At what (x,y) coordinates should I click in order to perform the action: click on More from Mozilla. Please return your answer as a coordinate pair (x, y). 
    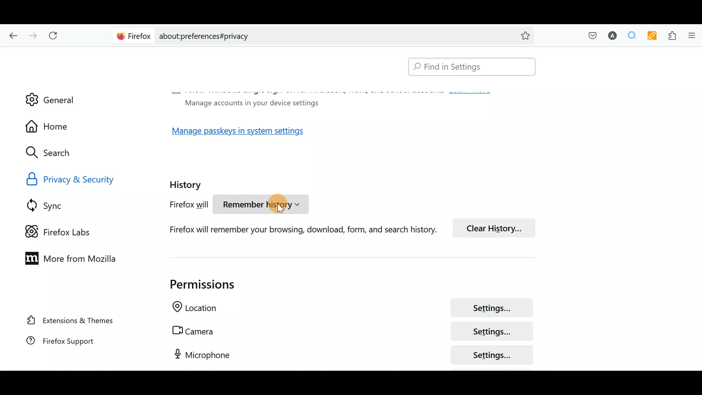
    Looking at the image, I should click on (67, 257).